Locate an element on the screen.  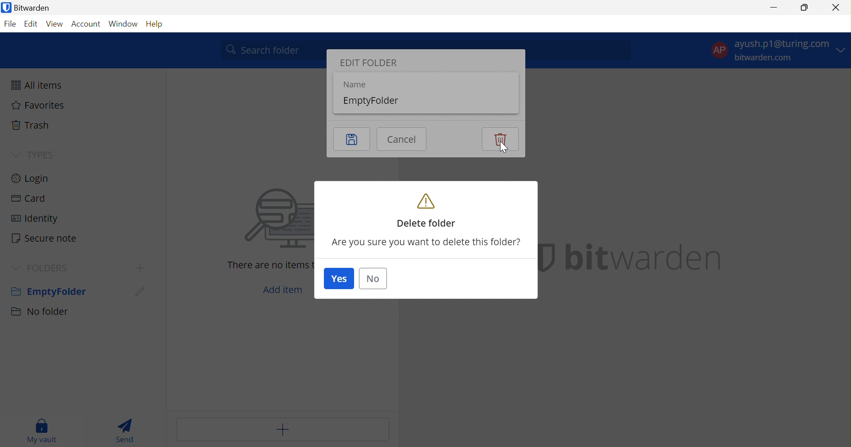
Account options is located at coordinates (779, 50).